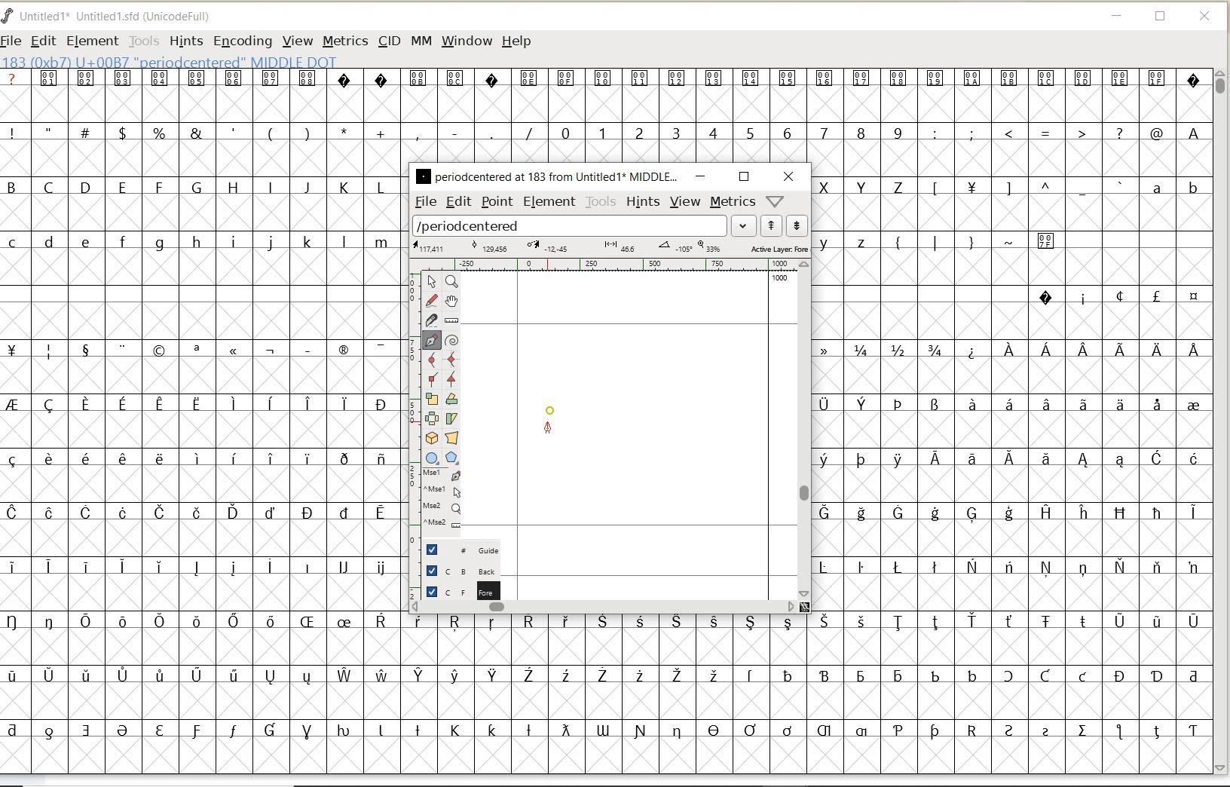  Describe the element at coordinates (733, 202) in the screenshot. I see `metrics` at that location.